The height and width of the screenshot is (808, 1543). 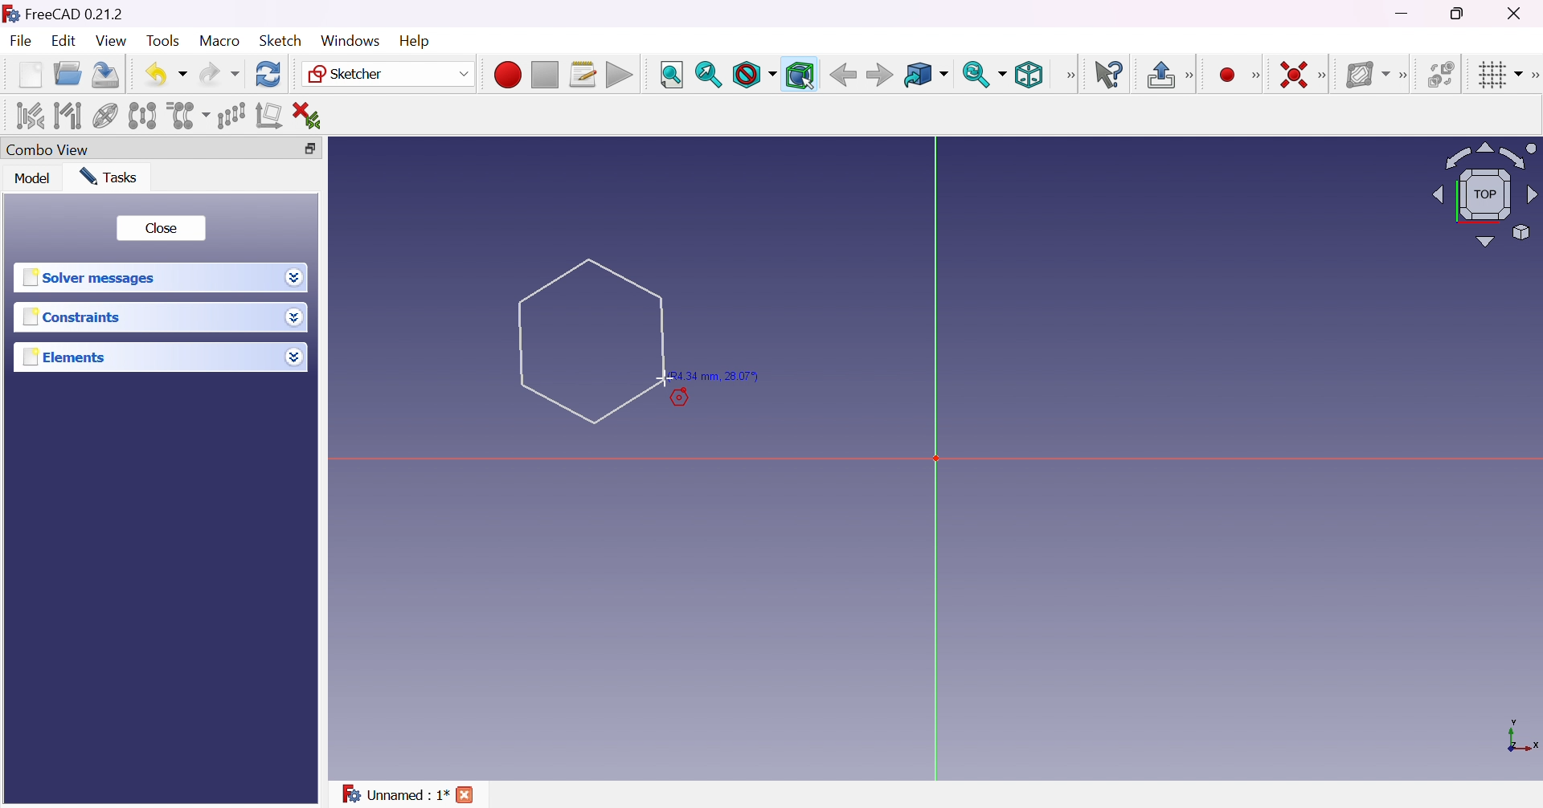 I want to click on Sketch, so click(x=286, y=40).